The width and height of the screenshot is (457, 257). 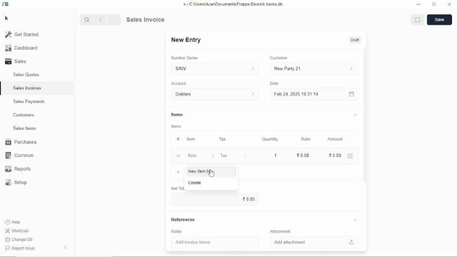 I want to click on Notes, so click(x=177, y=231).